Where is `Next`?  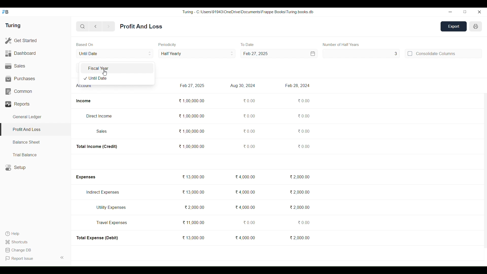 Next is located at coordinates (109, 27).